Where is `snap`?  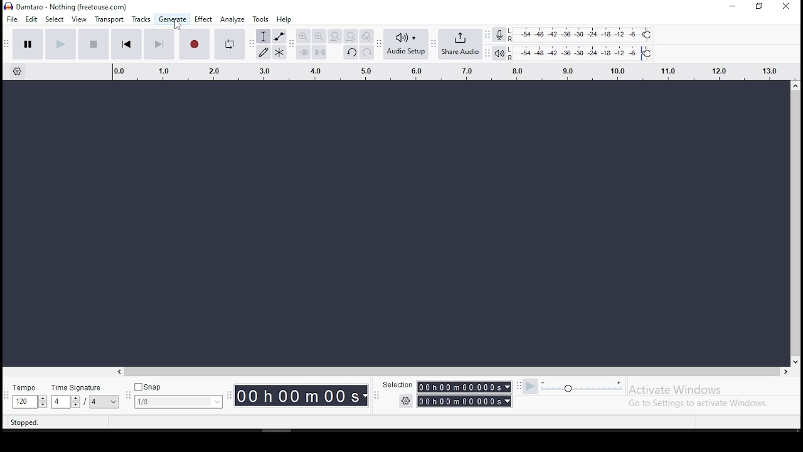 snap is located at coordinates (178, 395).